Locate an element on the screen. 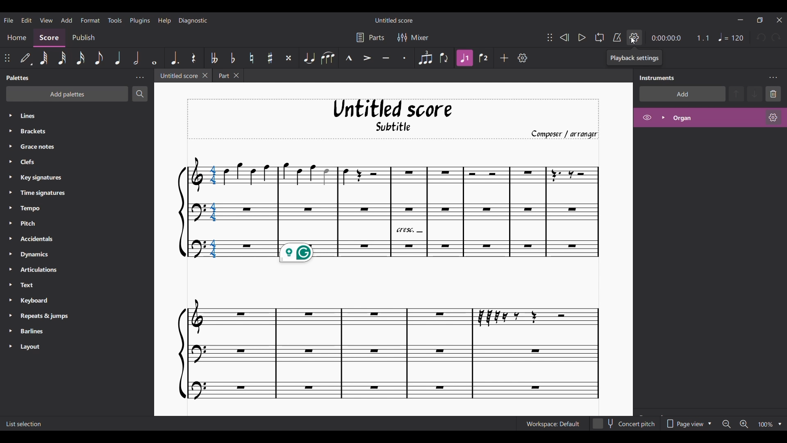 The height and width of the screenshot is (443, 787). Mixer settings is located at coordinates (413, 37).